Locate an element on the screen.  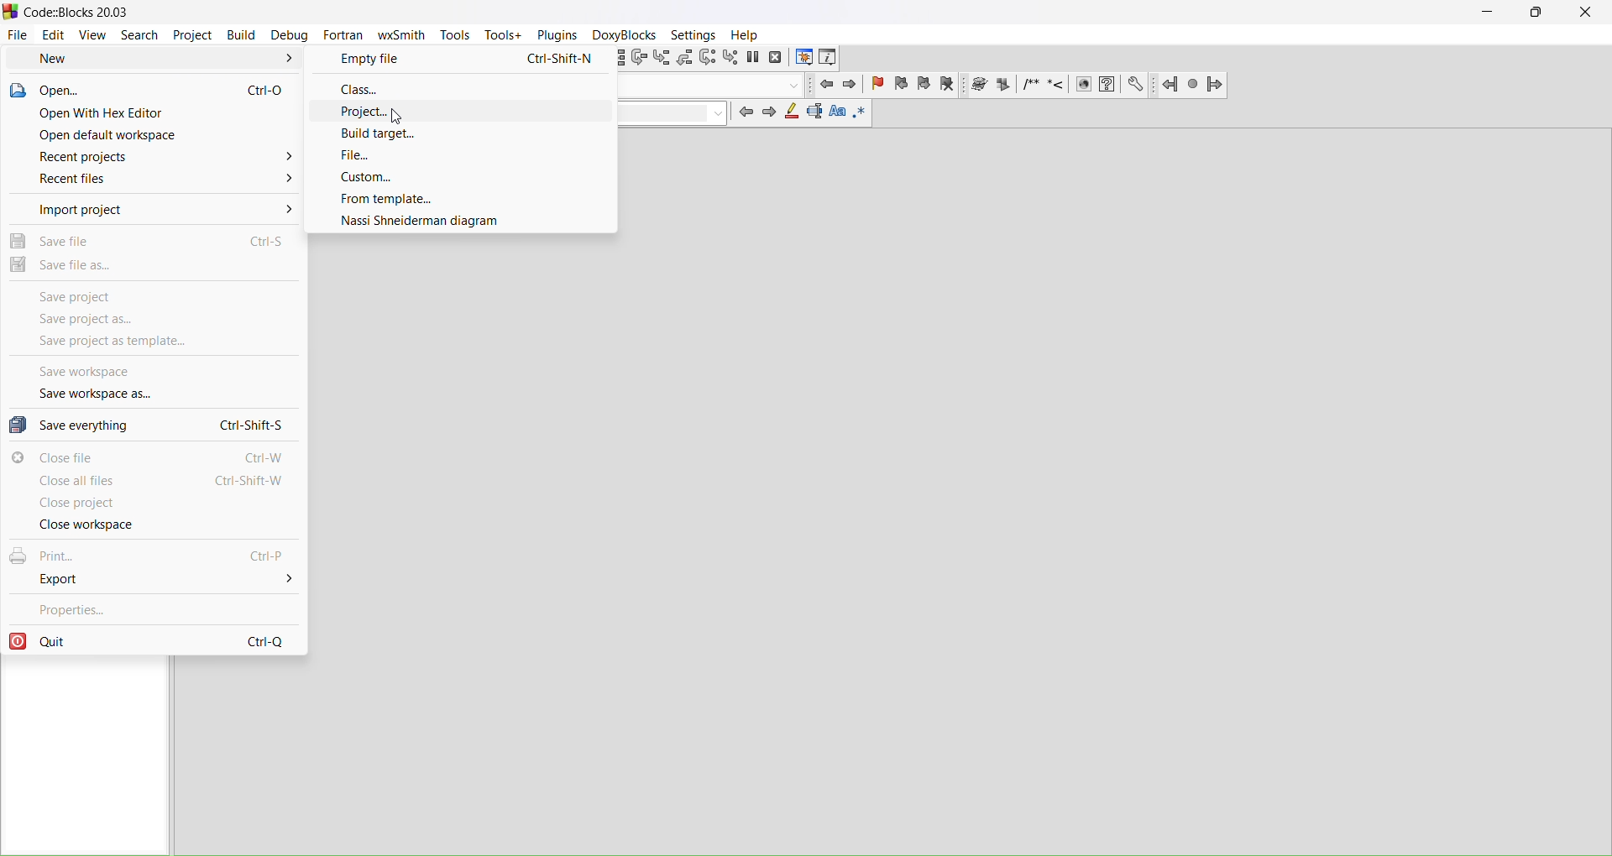
jump forward is located at coordinates (851, 88).